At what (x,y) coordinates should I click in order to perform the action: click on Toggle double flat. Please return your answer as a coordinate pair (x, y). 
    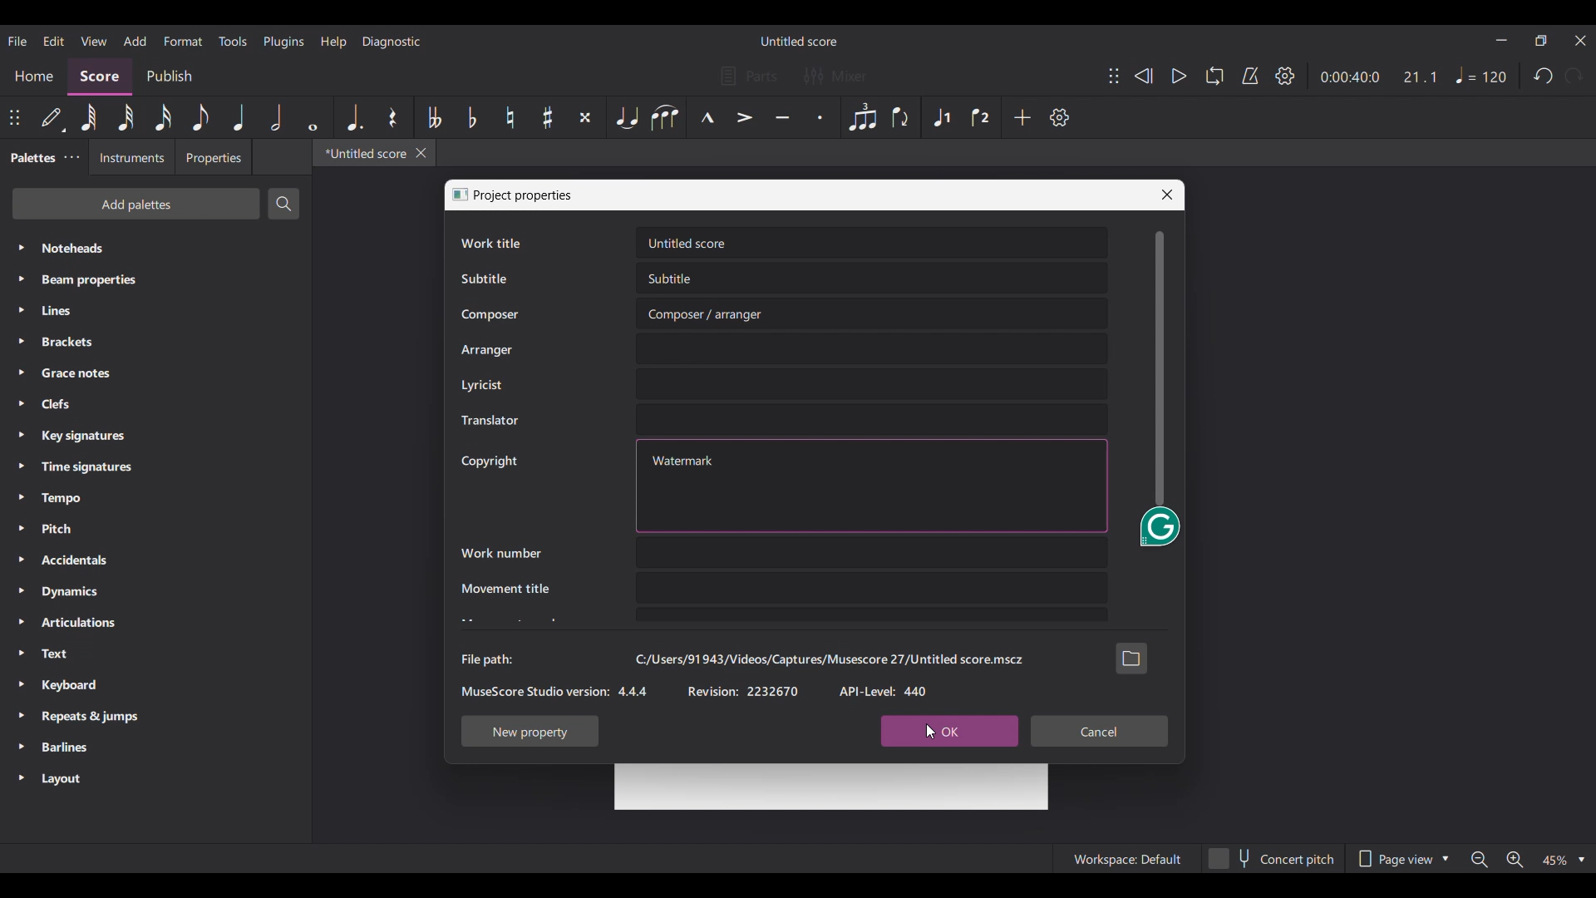
    Looking at the image, I should click on (433, 117).